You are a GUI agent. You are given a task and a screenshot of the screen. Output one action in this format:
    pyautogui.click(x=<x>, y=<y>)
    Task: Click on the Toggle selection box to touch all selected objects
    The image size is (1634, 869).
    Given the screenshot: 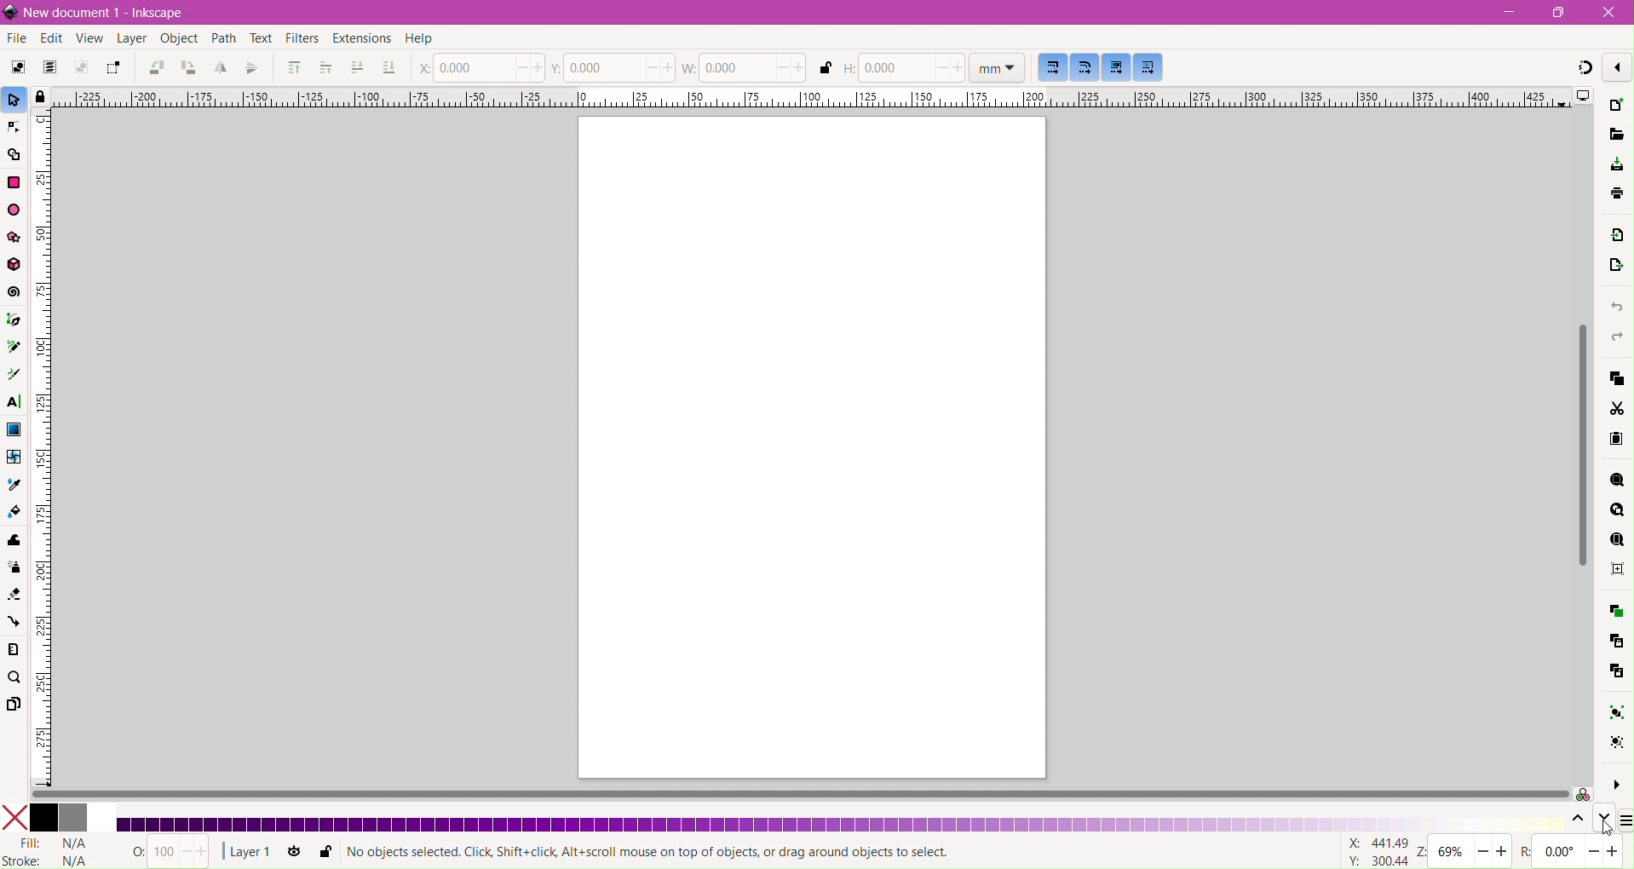 What is the action you would take?
    pyautogui.click(x=113, y=68)
    